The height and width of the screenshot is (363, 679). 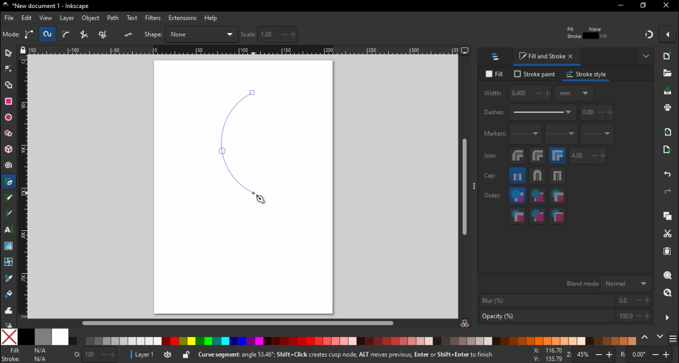 I want to click on create a sequence of straight line segments, so click(x=86, y=34).